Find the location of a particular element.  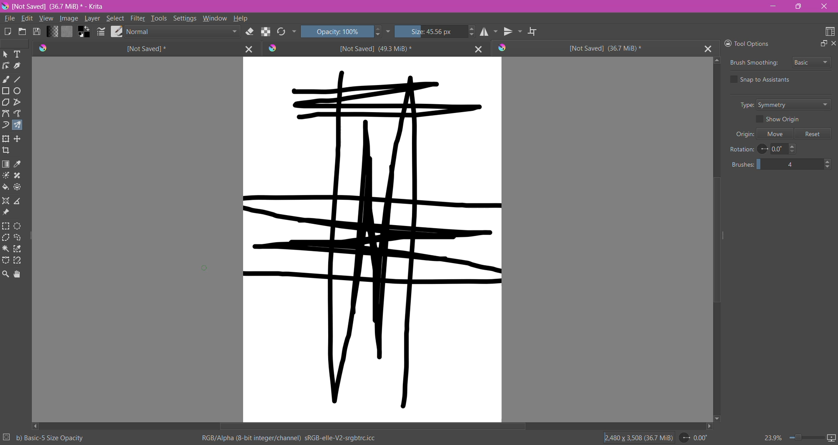

File is located at coordinates (9, 19).